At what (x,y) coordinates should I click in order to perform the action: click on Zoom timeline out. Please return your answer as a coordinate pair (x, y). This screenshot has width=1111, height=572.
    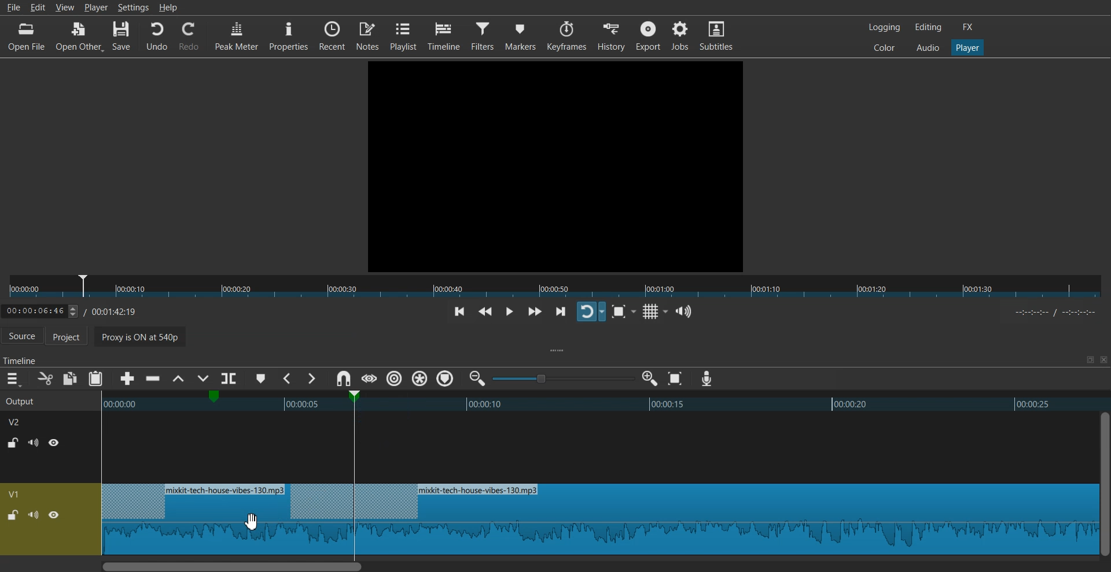
    Looking at the image, I should click on (477, 378).